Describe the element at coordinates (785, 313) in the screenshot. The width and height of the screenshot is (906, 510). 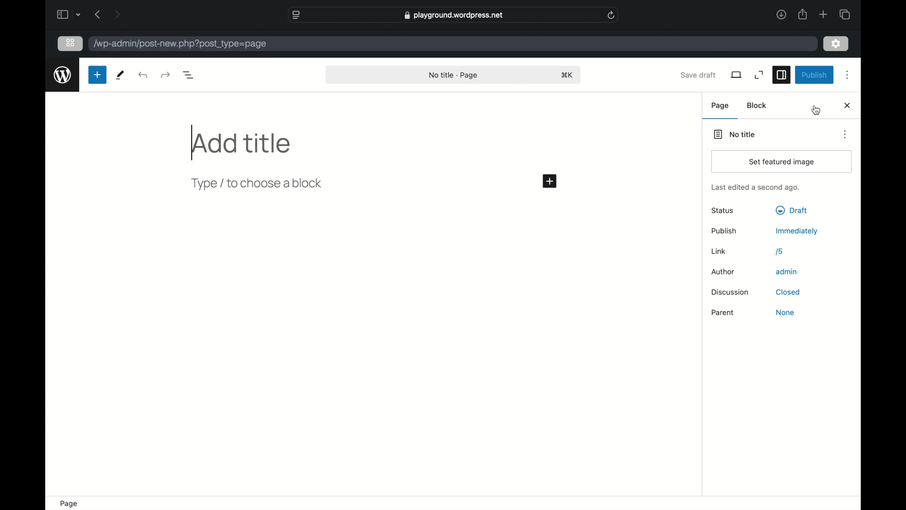
I see `none` at that location.